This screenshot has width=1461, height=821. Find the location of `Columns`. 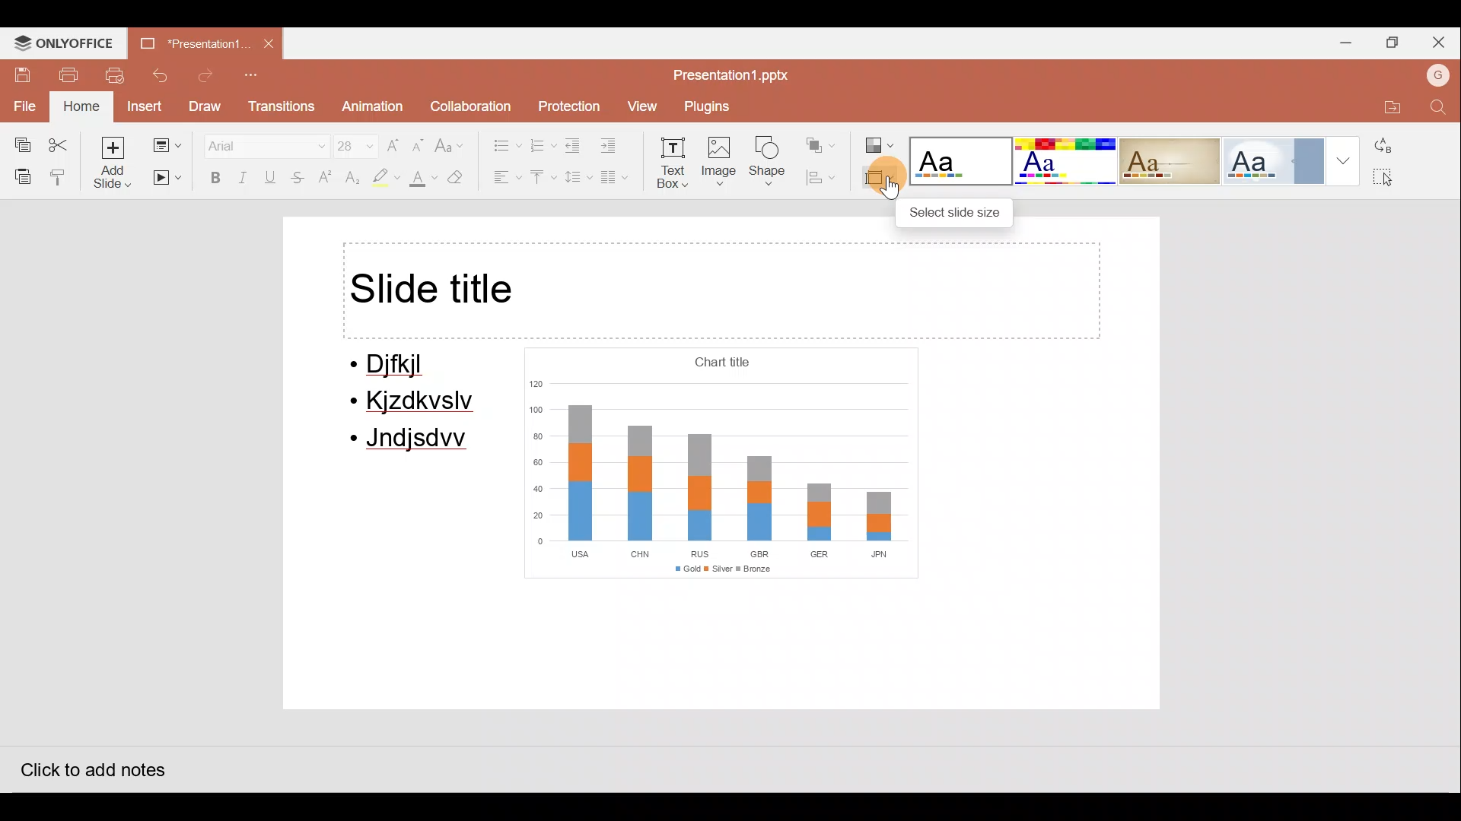

Columns is located at coordinates (620, 180).